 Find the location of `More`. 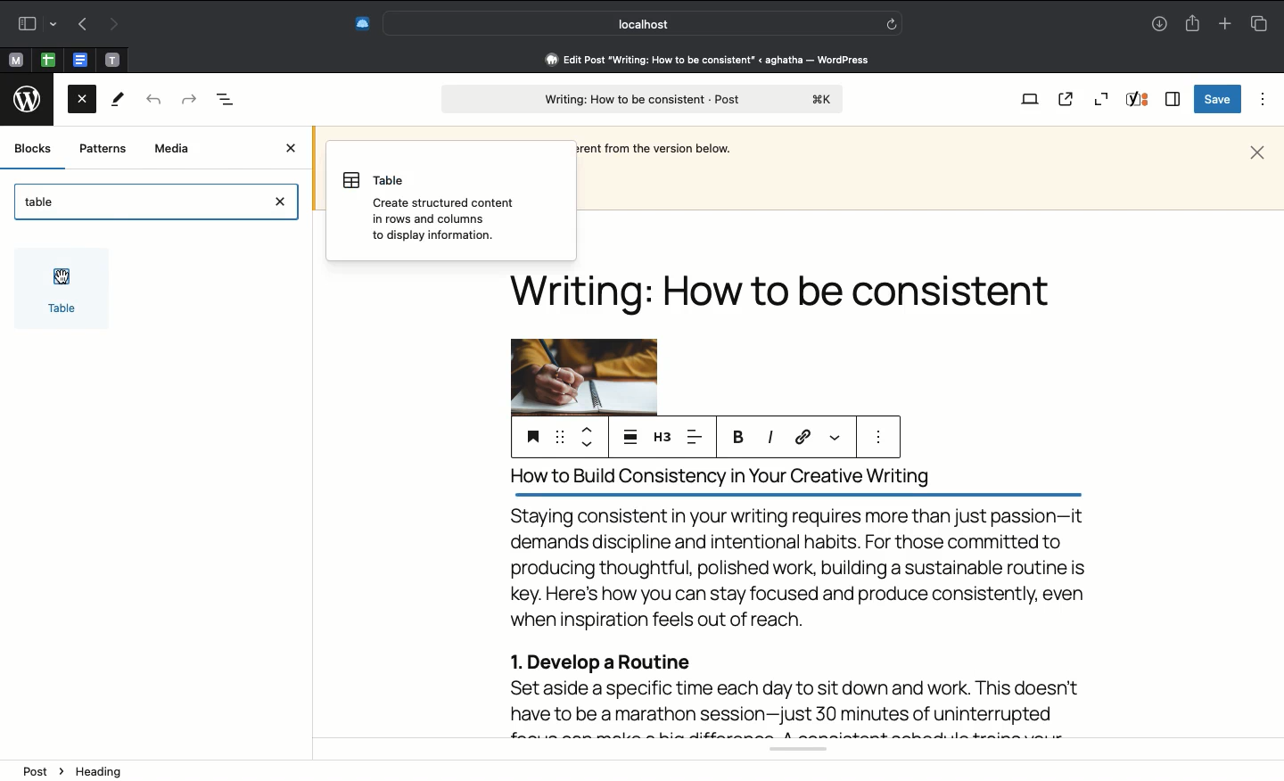

More is located at coordinates (836, 438).